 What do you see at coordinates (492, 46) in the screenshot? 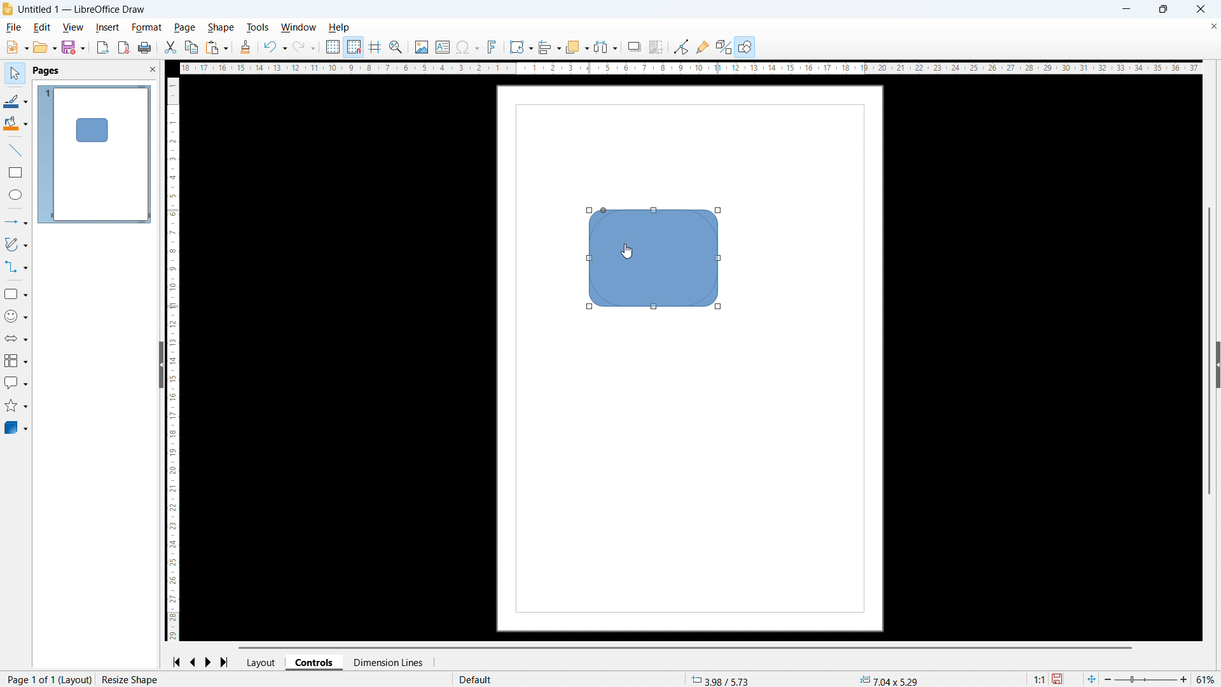
I see `Insert font work text ` at bounding box center [492, 46].